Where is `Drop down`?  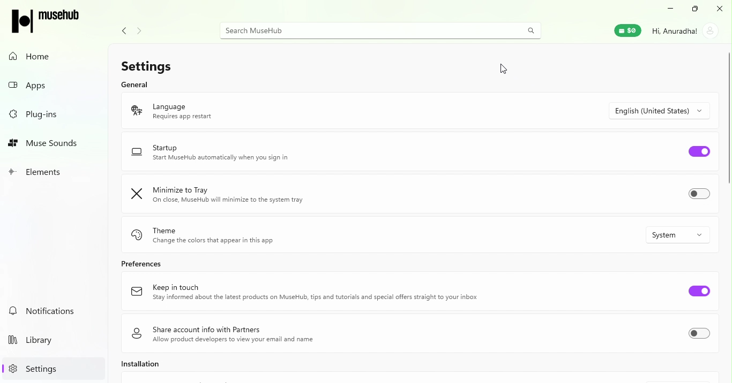
Drop down is located at coordinates (663, 111).